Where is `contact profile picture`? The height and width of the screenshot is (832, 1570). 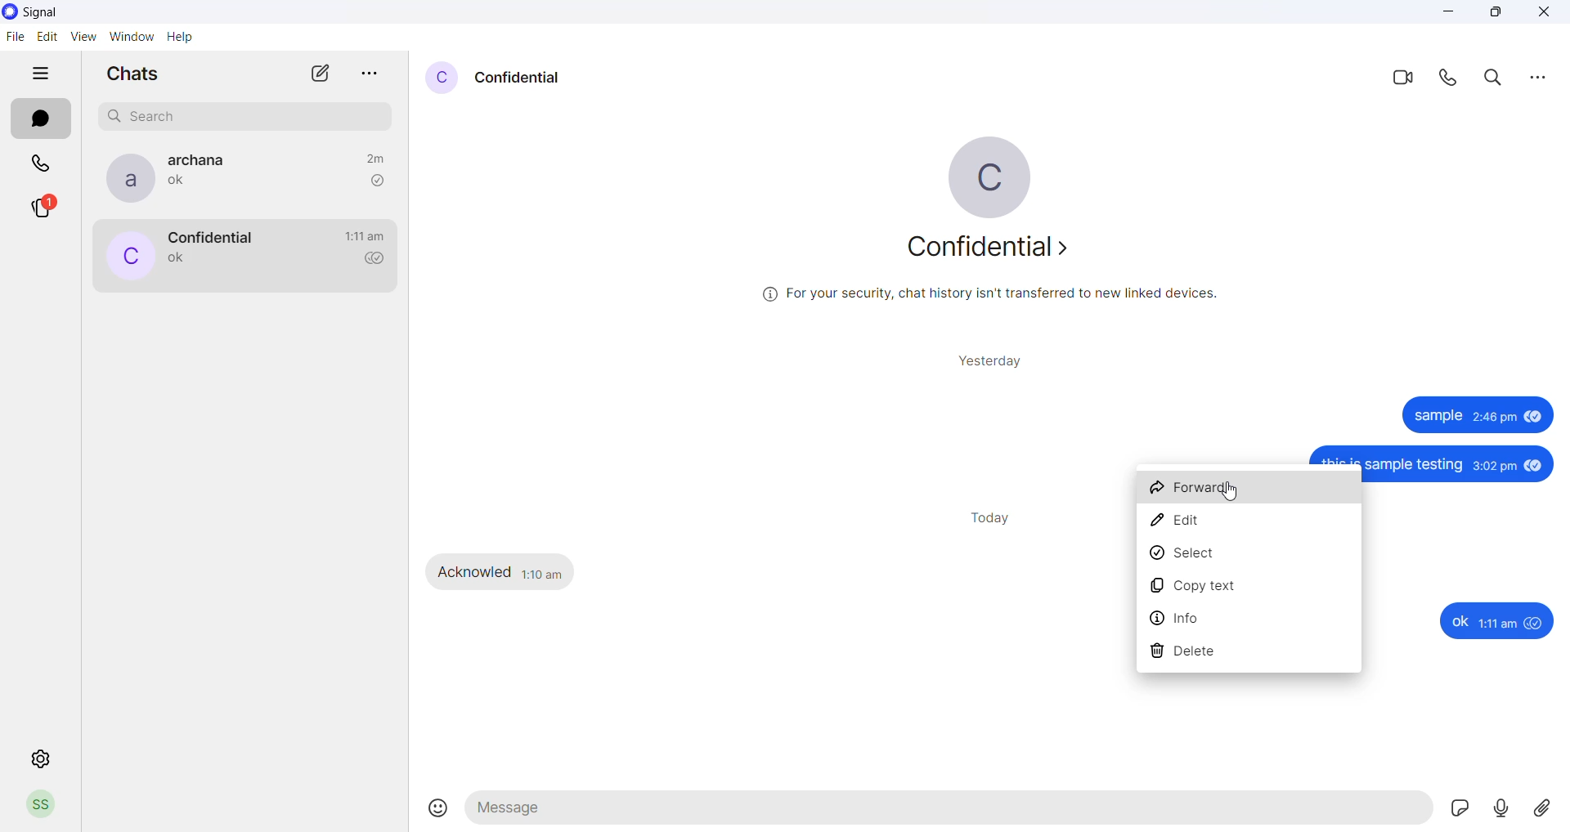 contact profile picture is located at coordinates (440, 78).